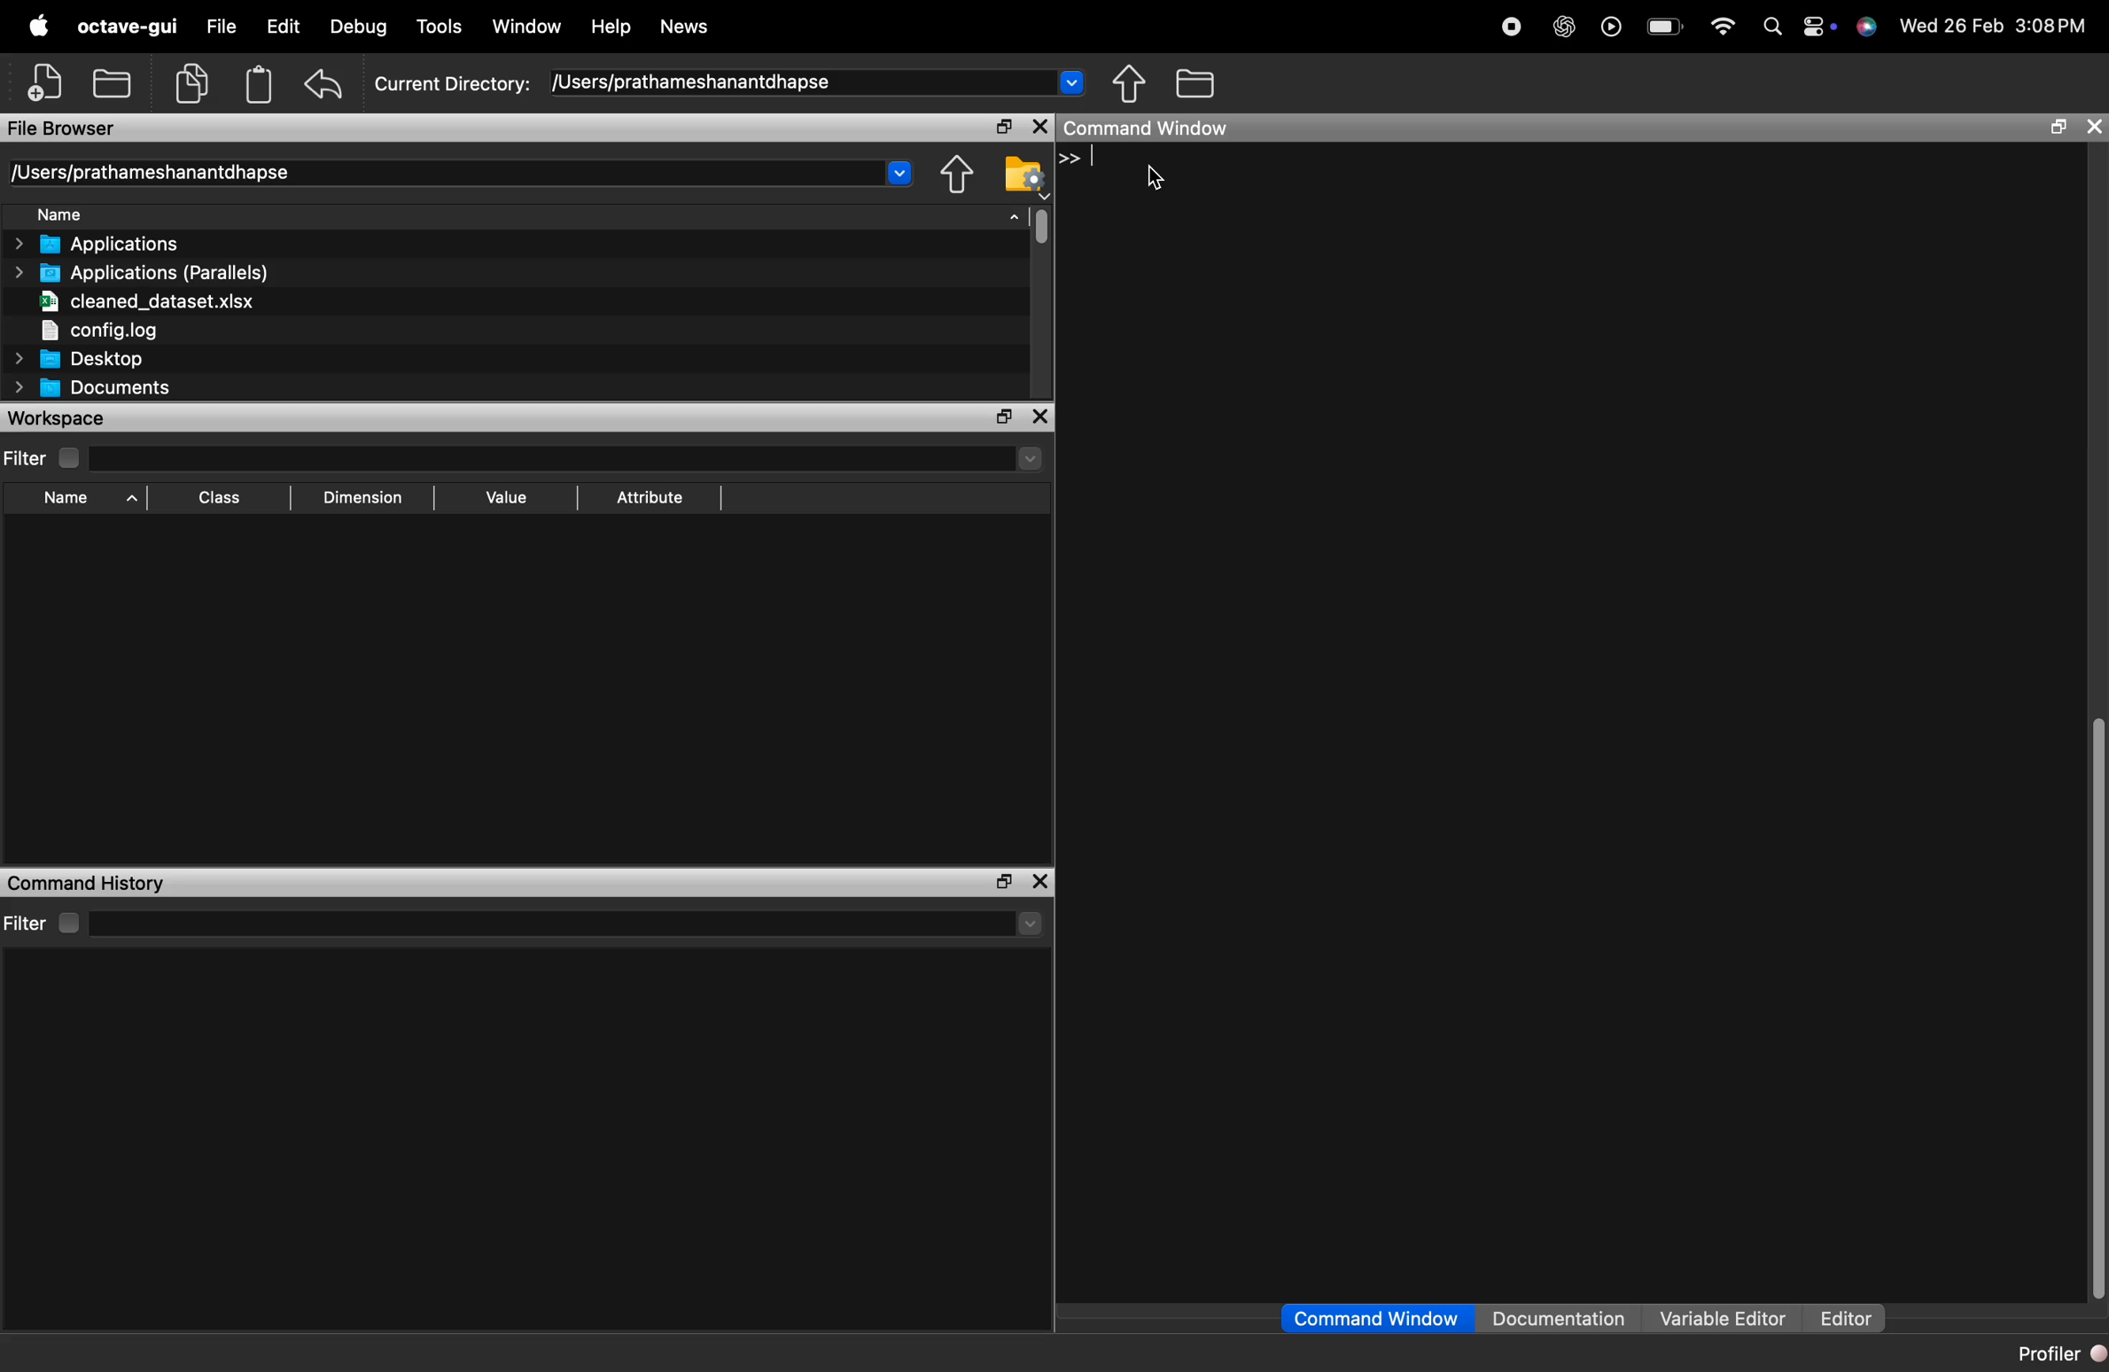 Image resolution: width=2109 pixels, height=1372 pixels. What do you see at coordinates (324, 85) in the screenshot?
I see `undo` at bounding box center [324, 85].